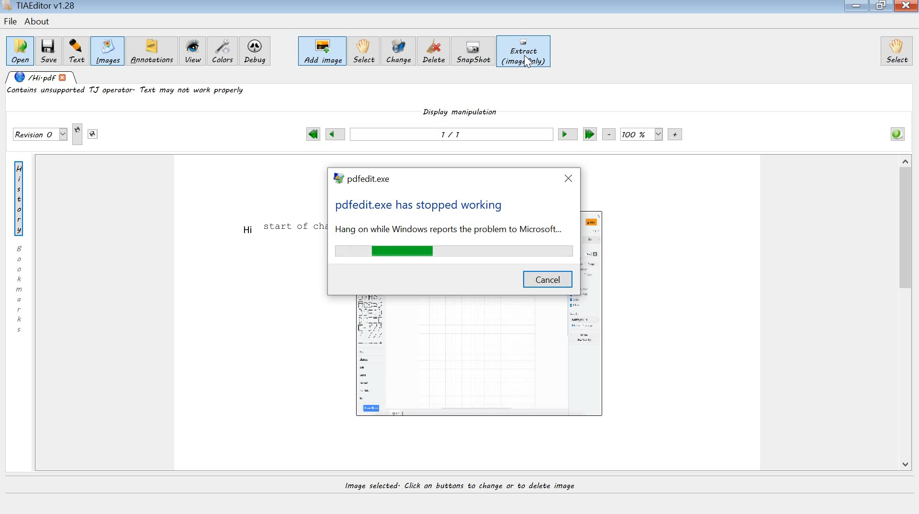  I want to click on colors, so click(223, 51).